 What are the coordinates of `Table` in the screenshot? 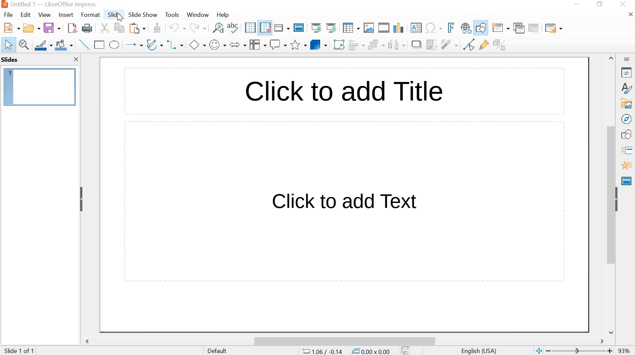 It's located at (351, 28).